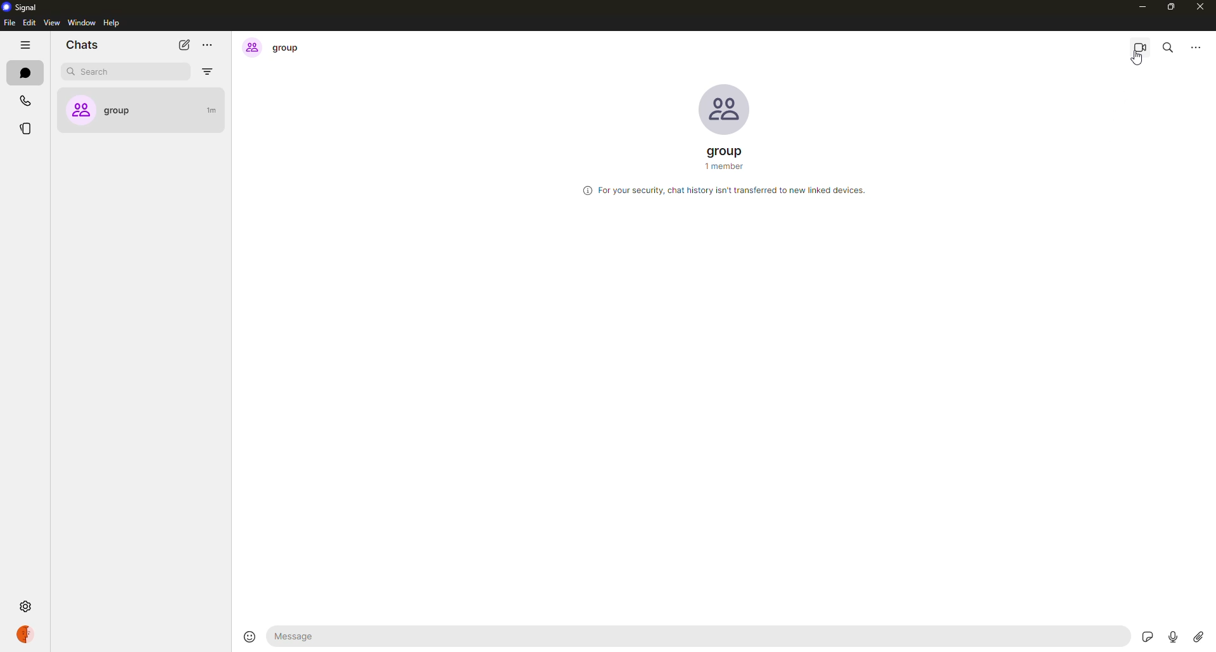  I want to click on more, so click(209, 47).